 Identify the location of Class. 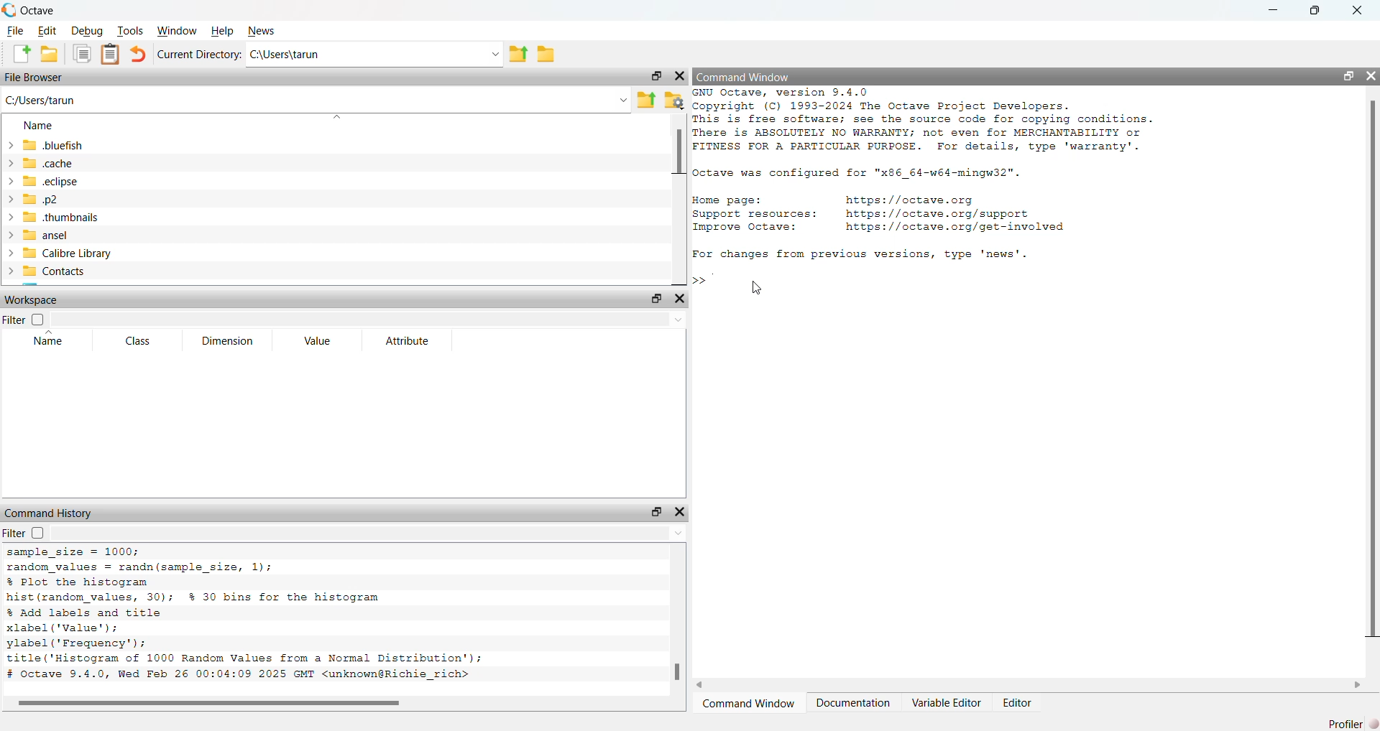
(142, 341).